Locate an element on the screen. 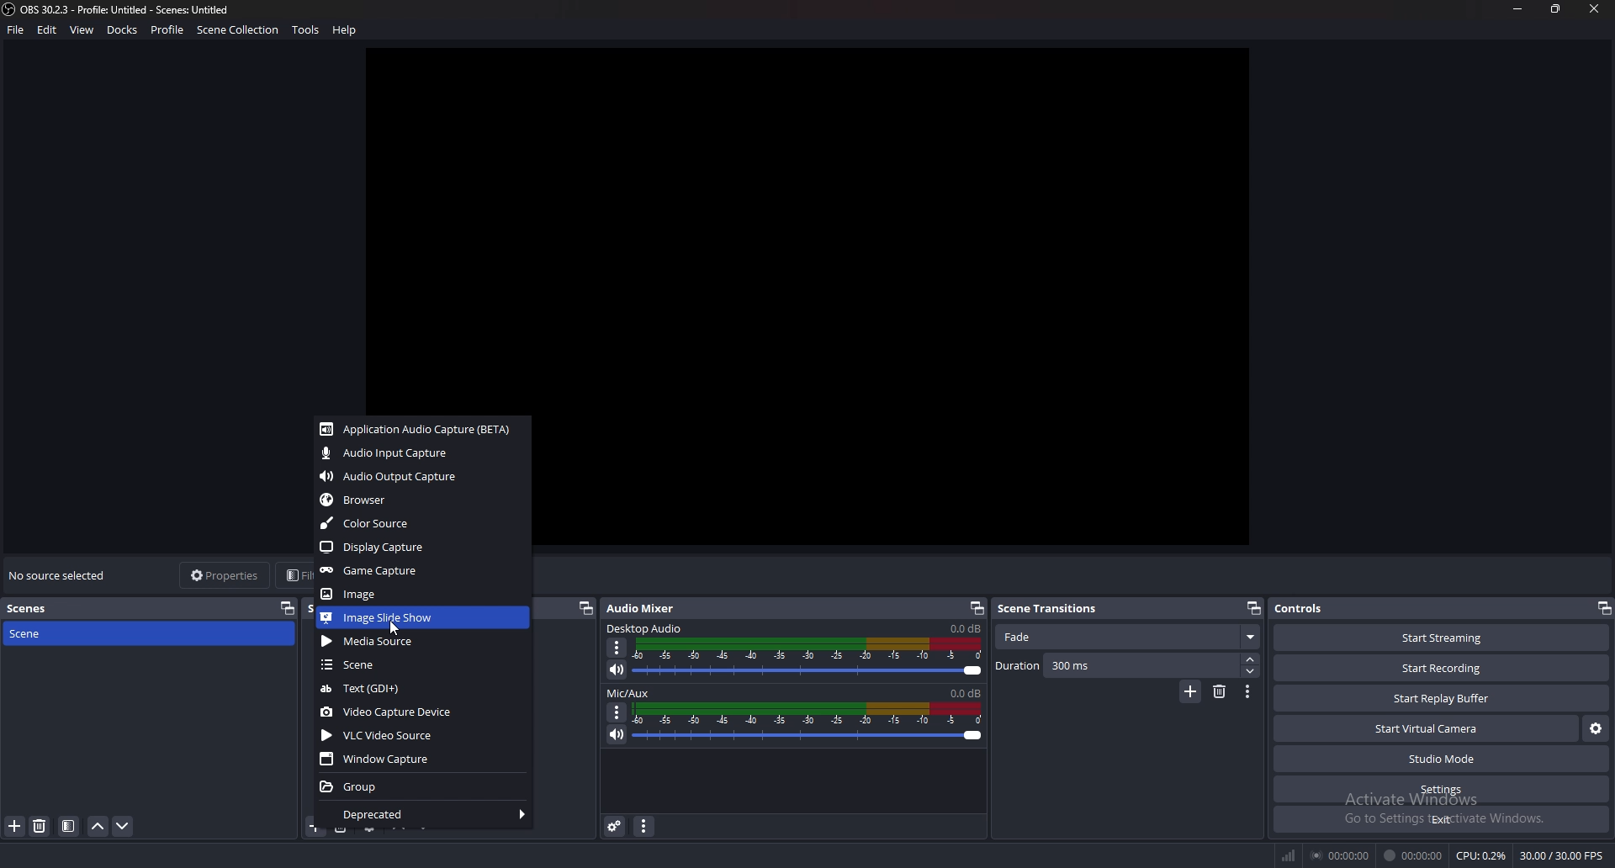 This screenshot has width=1615, height=868. docks is located at coordinates (122, 30).